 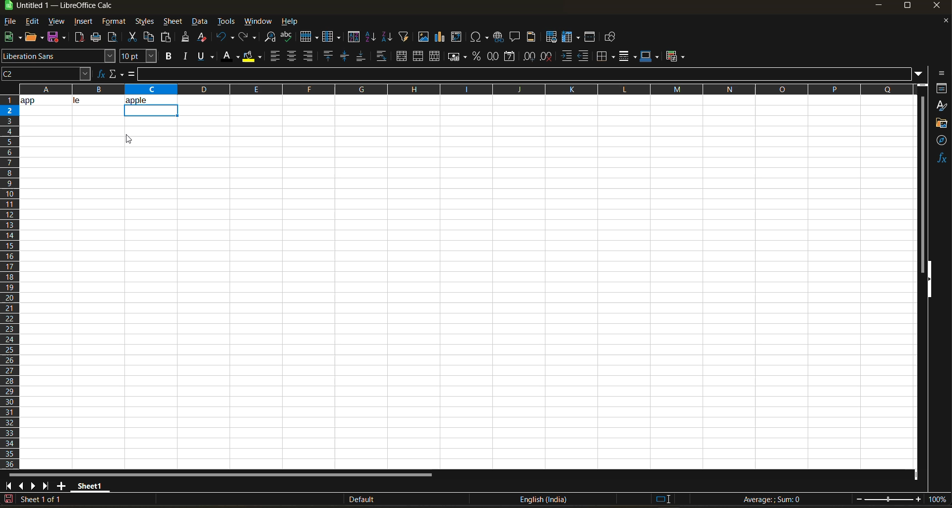 What do you see at coordinates (292, 56) in the screenshot?
I see `align center` at bounding box center [292, 56].